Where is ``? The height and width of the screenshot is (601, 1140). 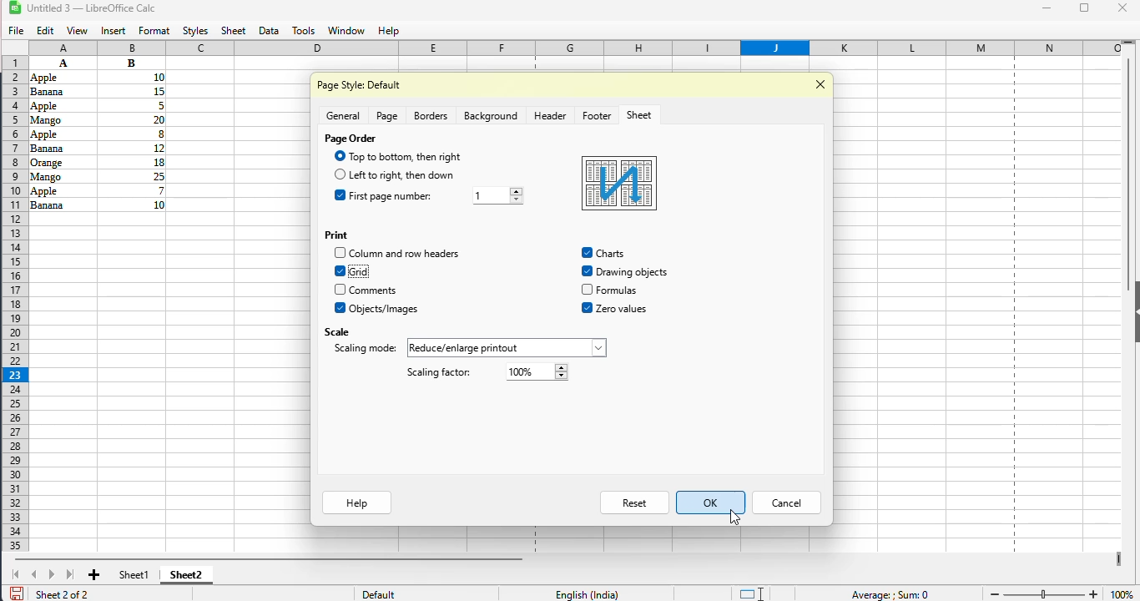  is located at coordinates (62, 105).